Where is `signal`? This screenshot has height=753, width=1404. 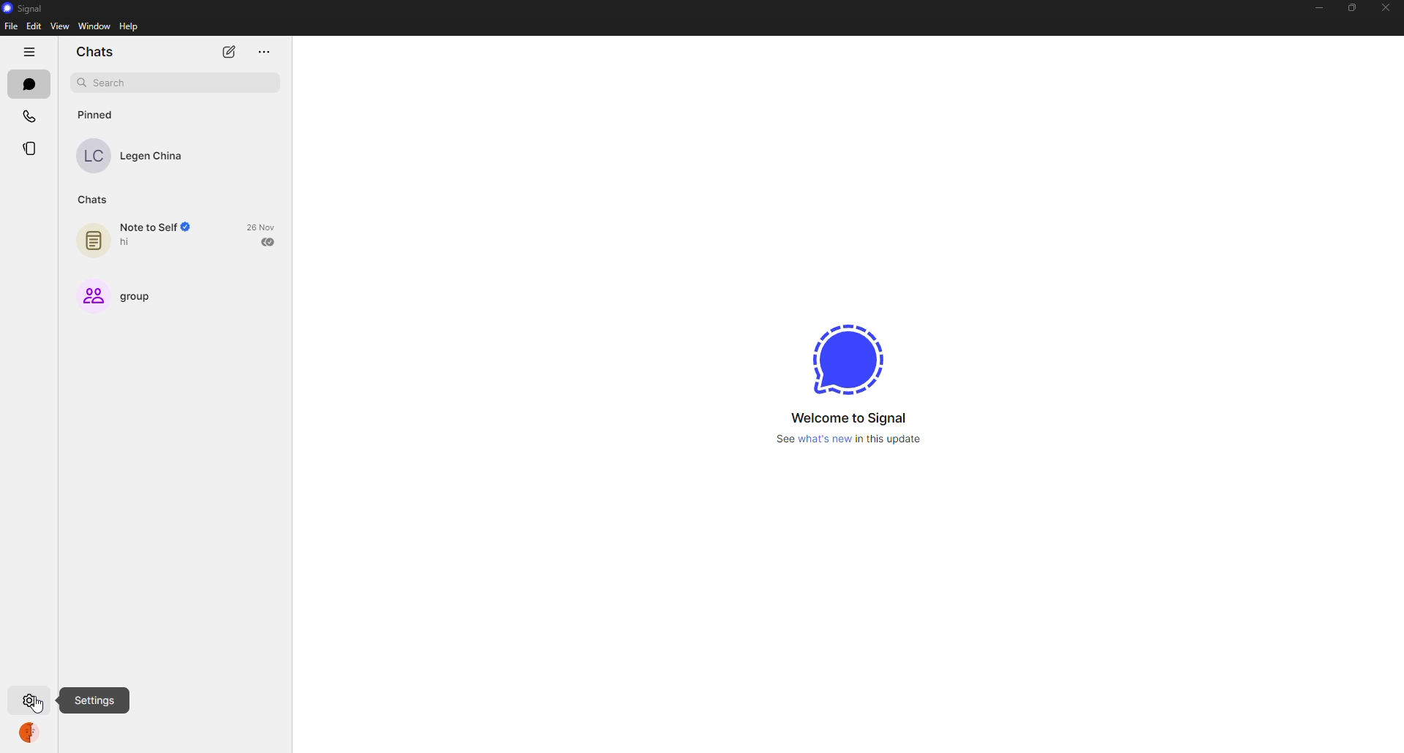
signal is located at coordinates (845, 359).